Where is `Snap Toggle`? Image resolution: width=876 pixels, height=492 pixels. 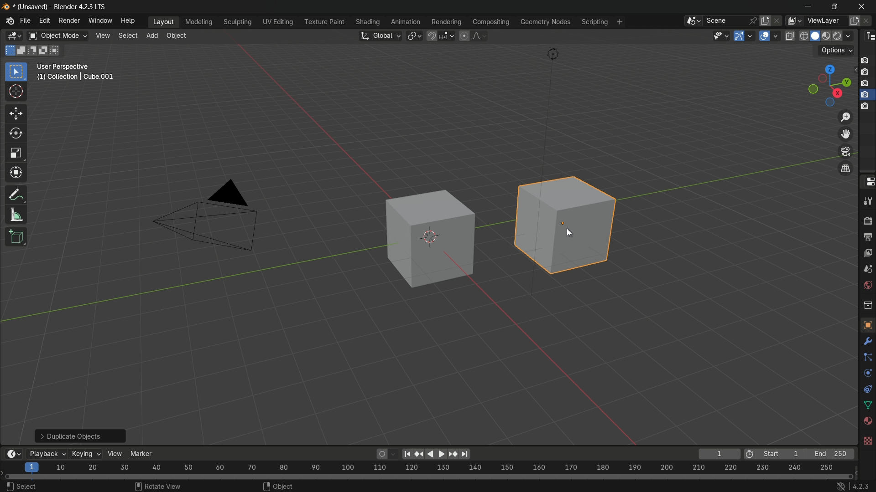 Snap Toggle is located at coordinates (352, 485).